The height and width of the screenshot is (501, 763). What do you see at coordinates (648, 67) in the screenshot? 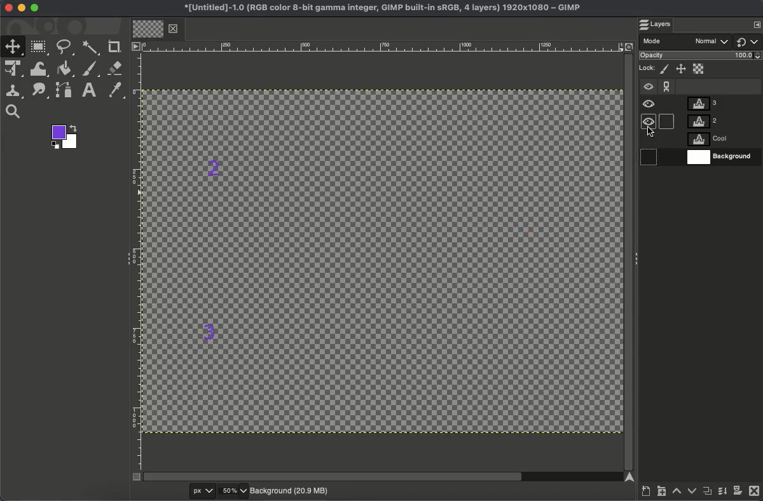
I see `Lock` at bounding box center [648, 67].